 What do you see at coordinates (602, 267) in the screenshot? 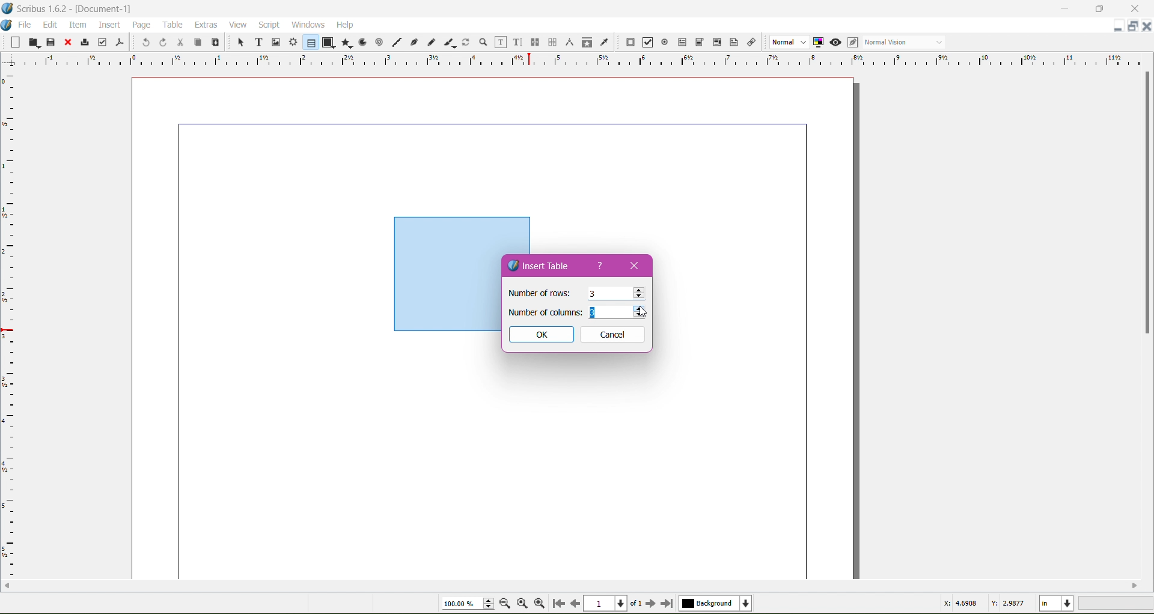
I see `help` at bounding box center [602, 267].